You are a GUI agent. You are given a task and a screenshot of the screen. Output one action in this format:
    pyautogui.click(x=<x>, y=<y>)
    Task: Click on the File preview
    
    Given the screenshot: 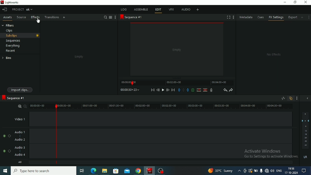 What is the action you would take?
    pyautogui.click(x=177, y=49)
    